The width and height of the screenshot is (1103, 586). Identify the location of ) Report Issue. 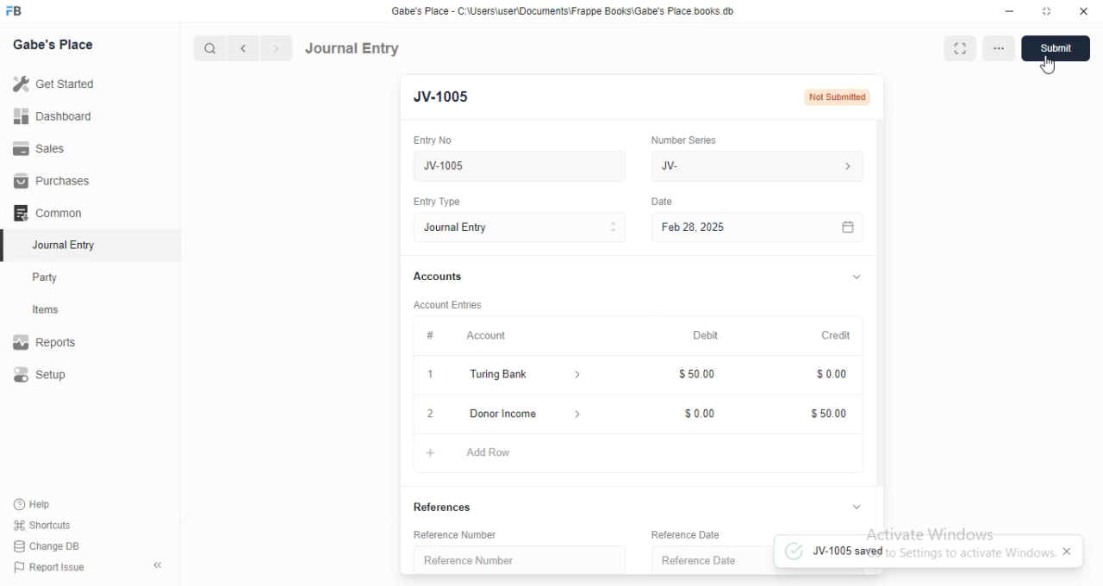
(51, 568).